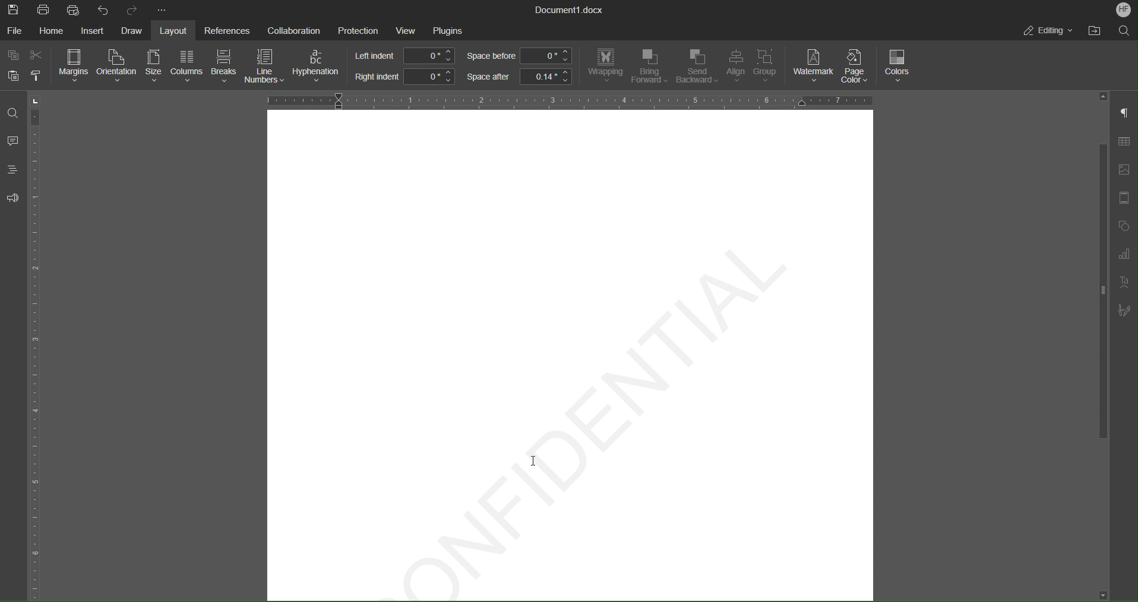  What do you see at coordinates (1123, 198) in the screenshot?
I see `Page Template` at bounding box center [1123, 198].